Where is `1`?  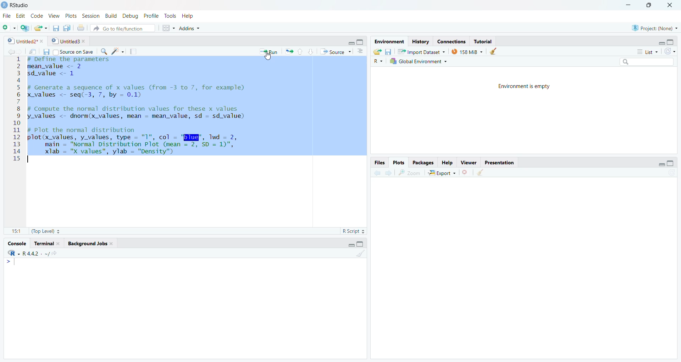
1 is located at coordinates (355, 253).